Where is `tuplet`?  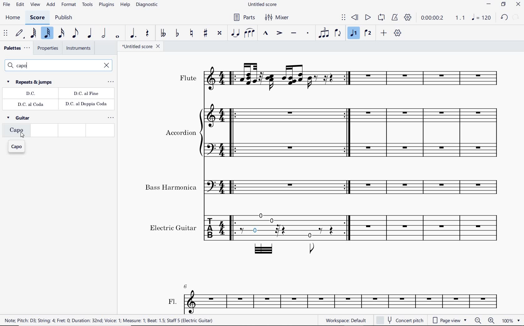
tuplet is located at coordinates (322, 33).